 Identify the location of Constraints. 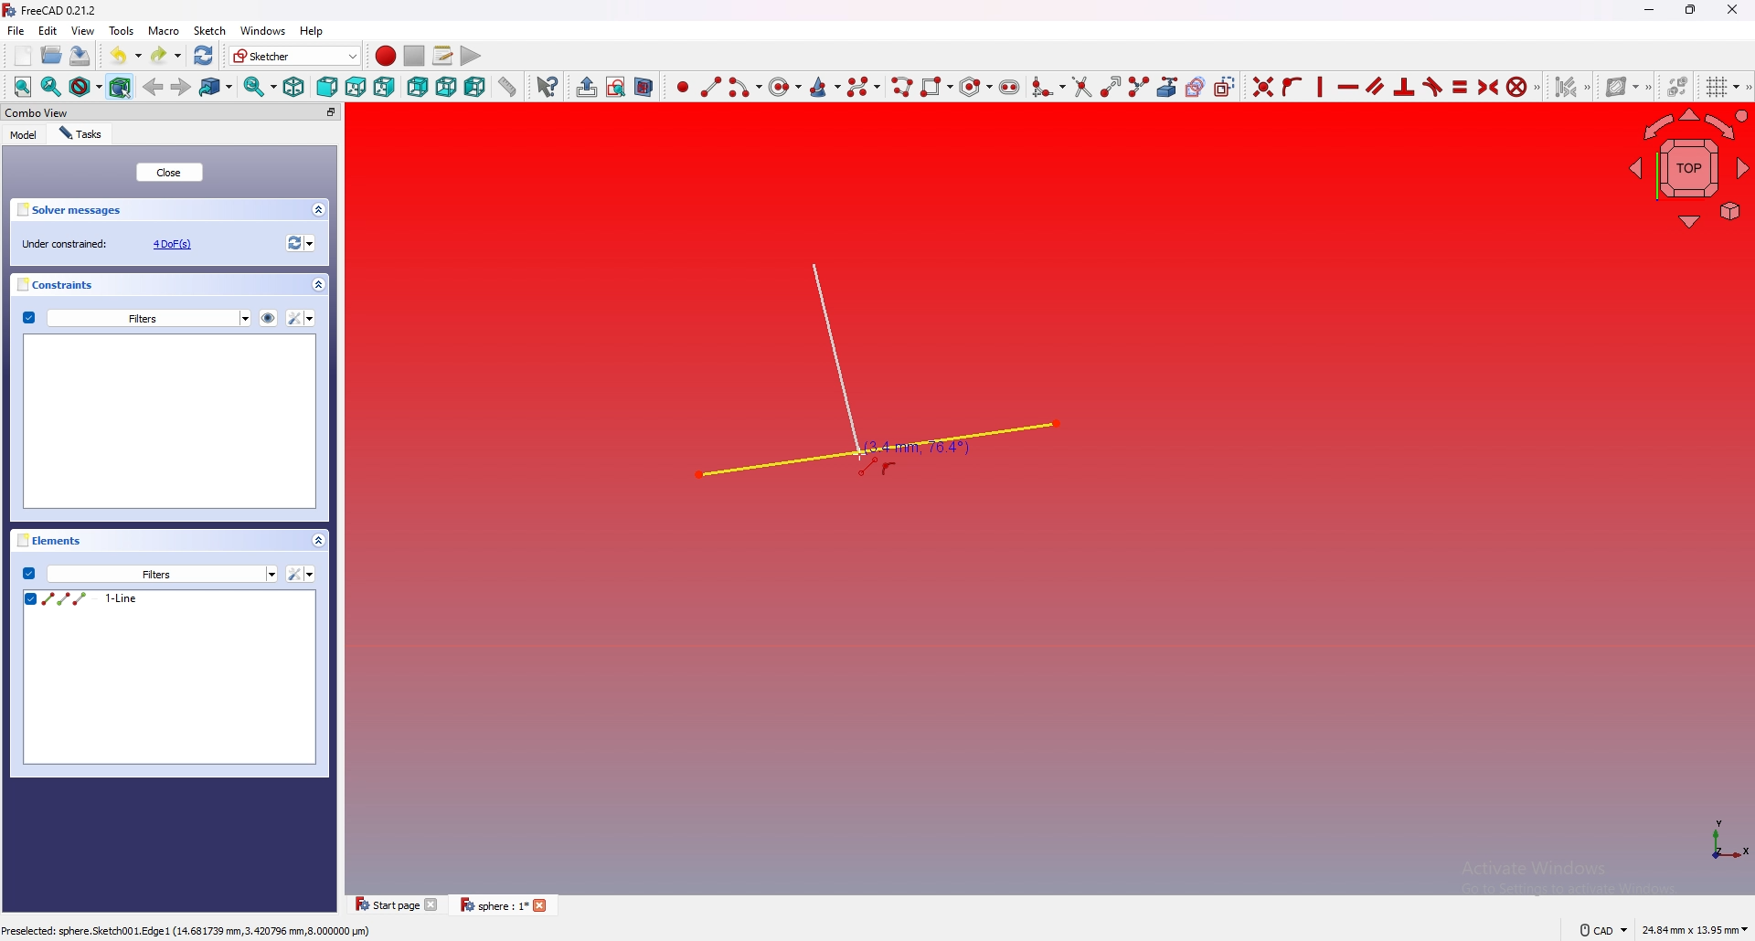
(172, 285).